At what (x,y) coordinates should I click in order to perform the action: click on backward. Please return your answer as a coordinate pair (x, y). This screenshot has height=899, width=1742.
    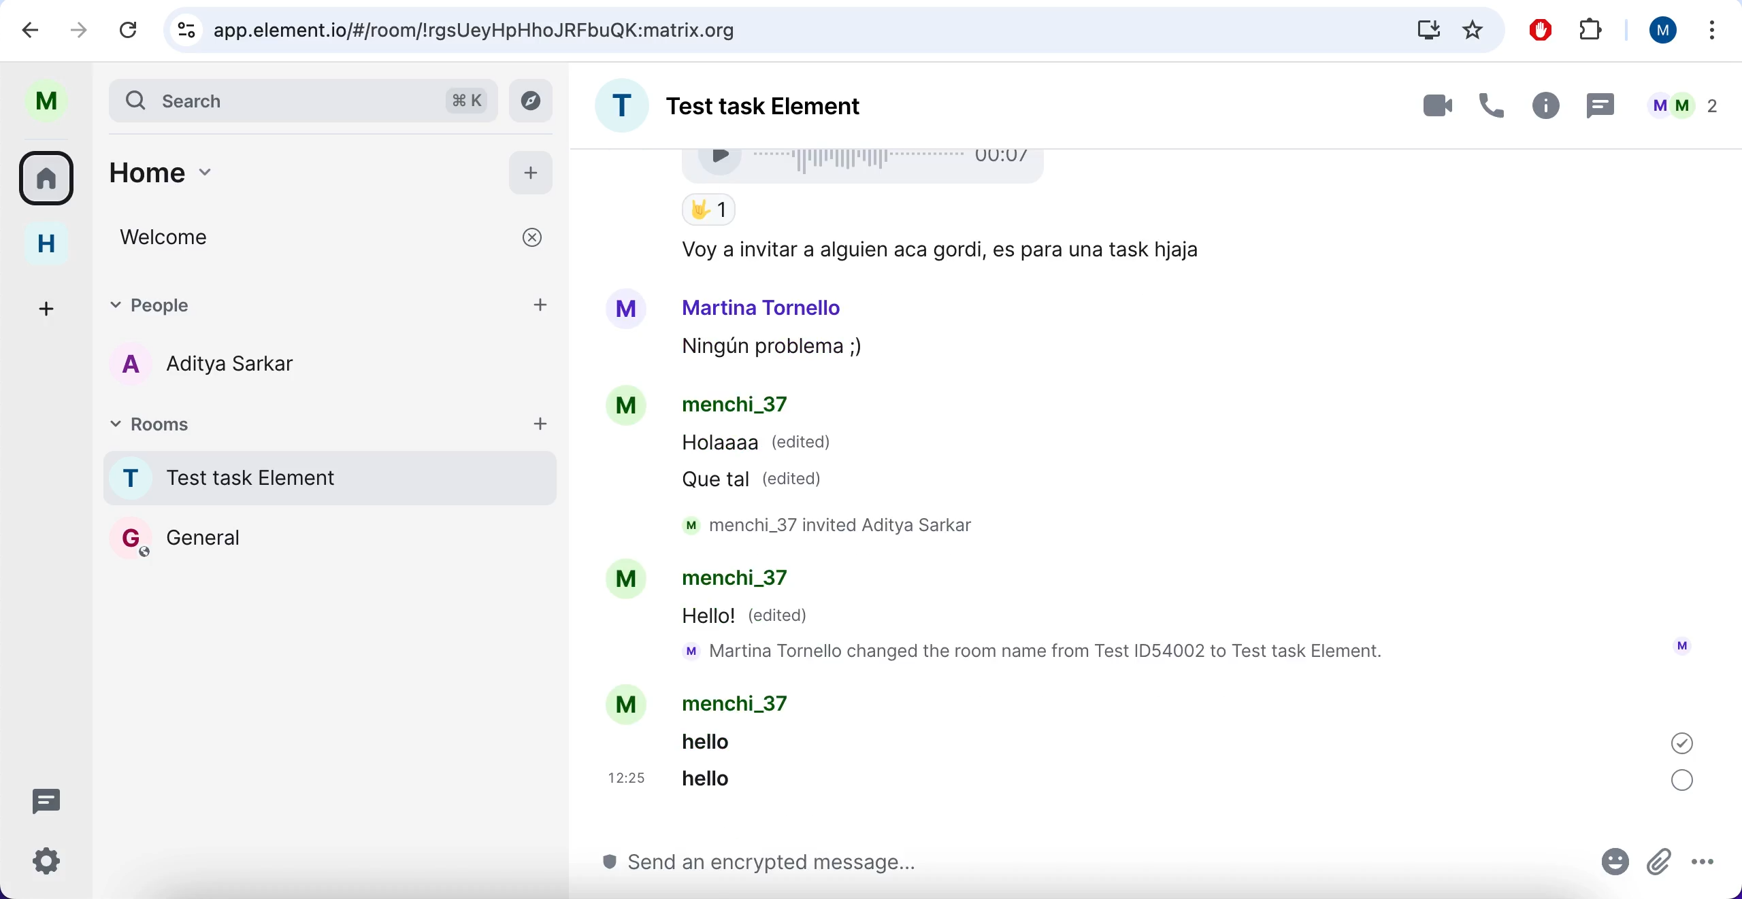
    Looking at the image, I should click on (31, 29).